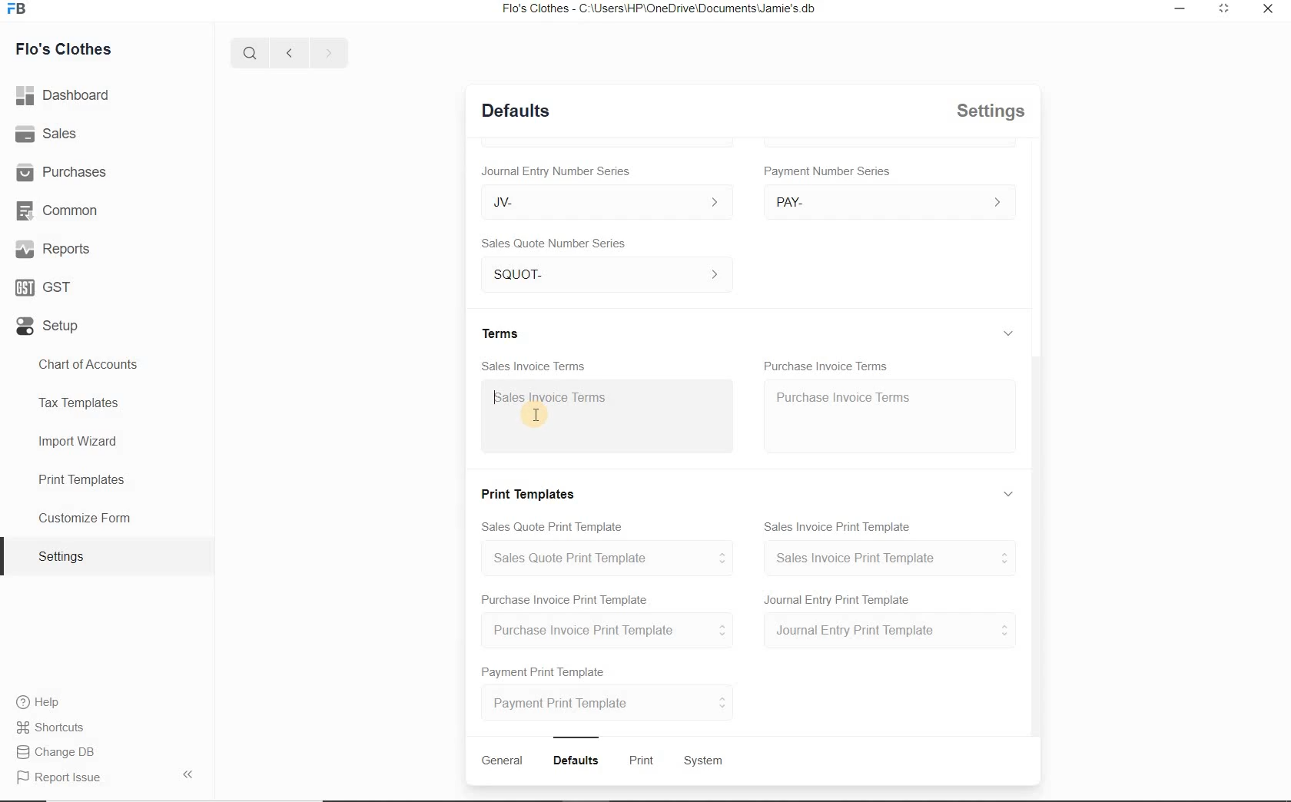 This screenshot has width=1291, height=802. I want to click on Purchase Invoice Terms, so click(841, 396).